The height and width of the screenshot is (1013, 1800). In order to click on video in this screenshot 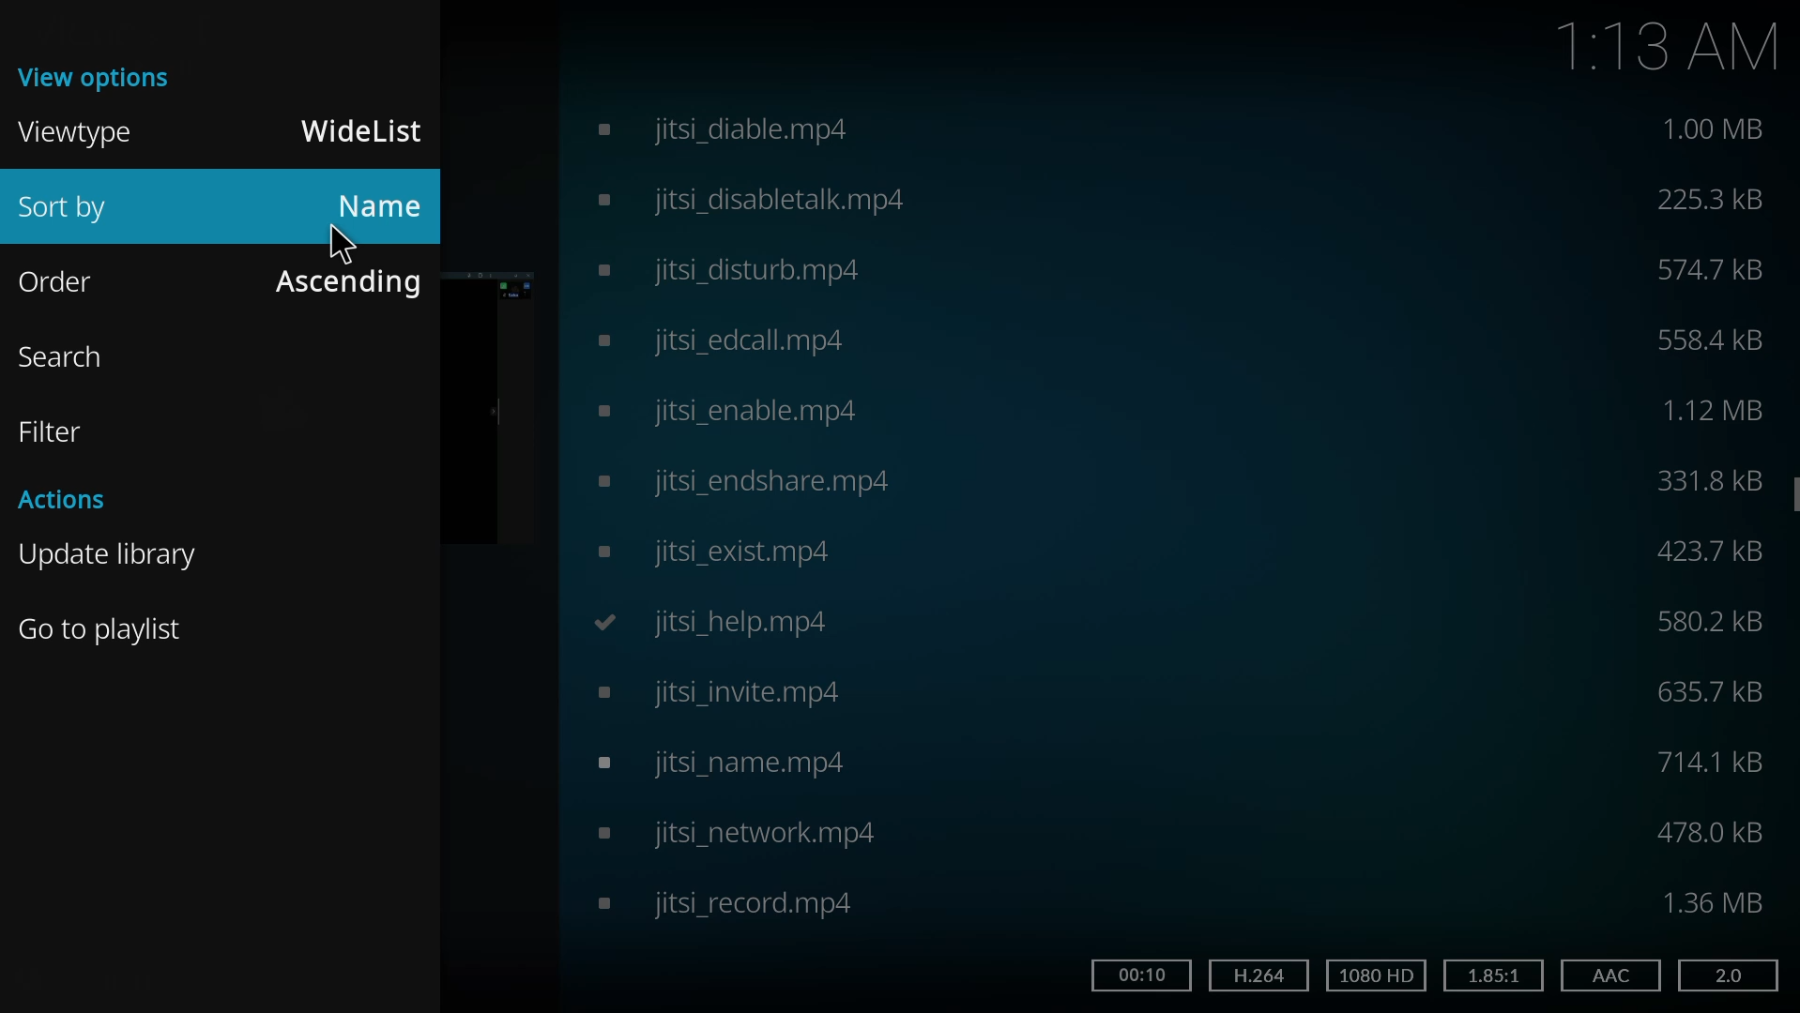, I will do `click(725, 834)`.